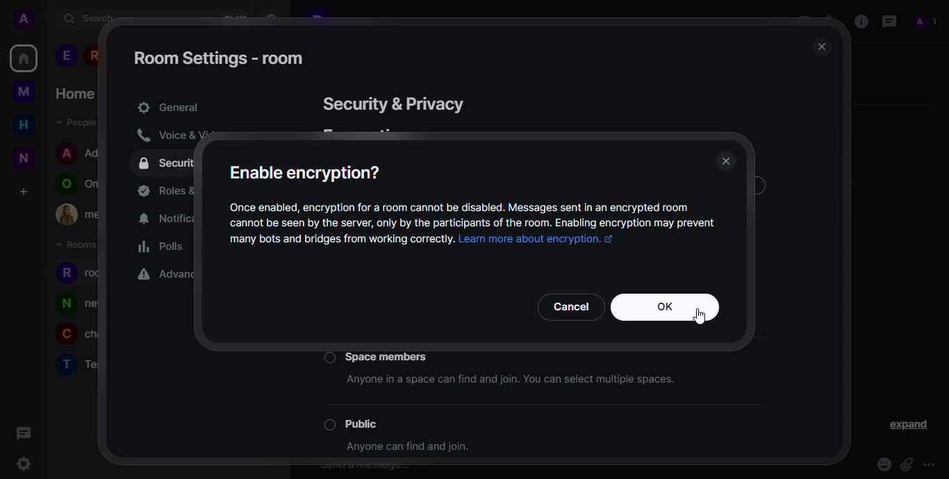 The image size is (949, 479). Describe the element at coordinates (664, 308) in the screenshot. I see `ok` at that location.